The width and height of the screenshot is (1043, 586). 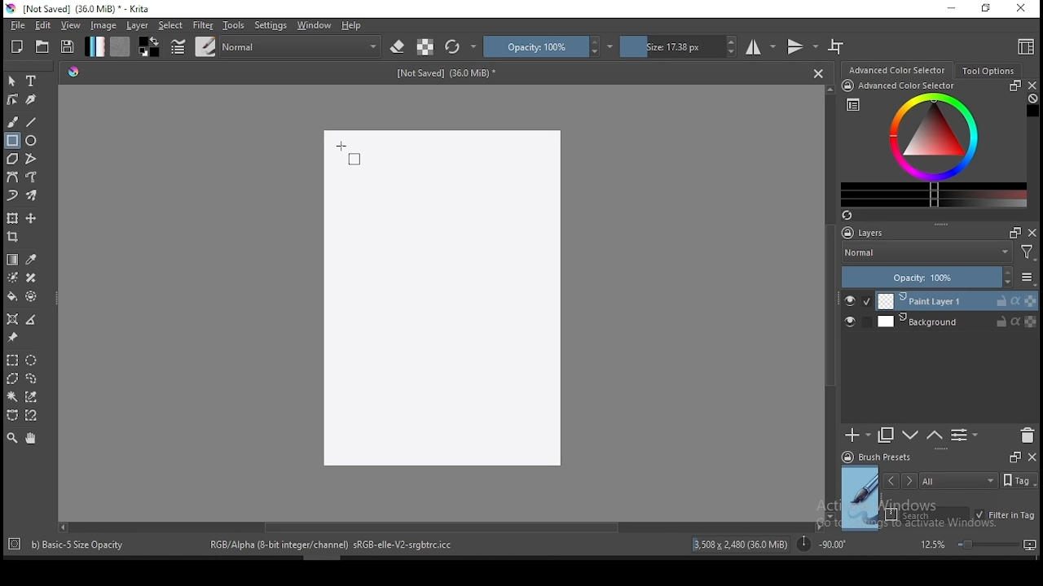 I want to click on select, so click(x=171, y=25).